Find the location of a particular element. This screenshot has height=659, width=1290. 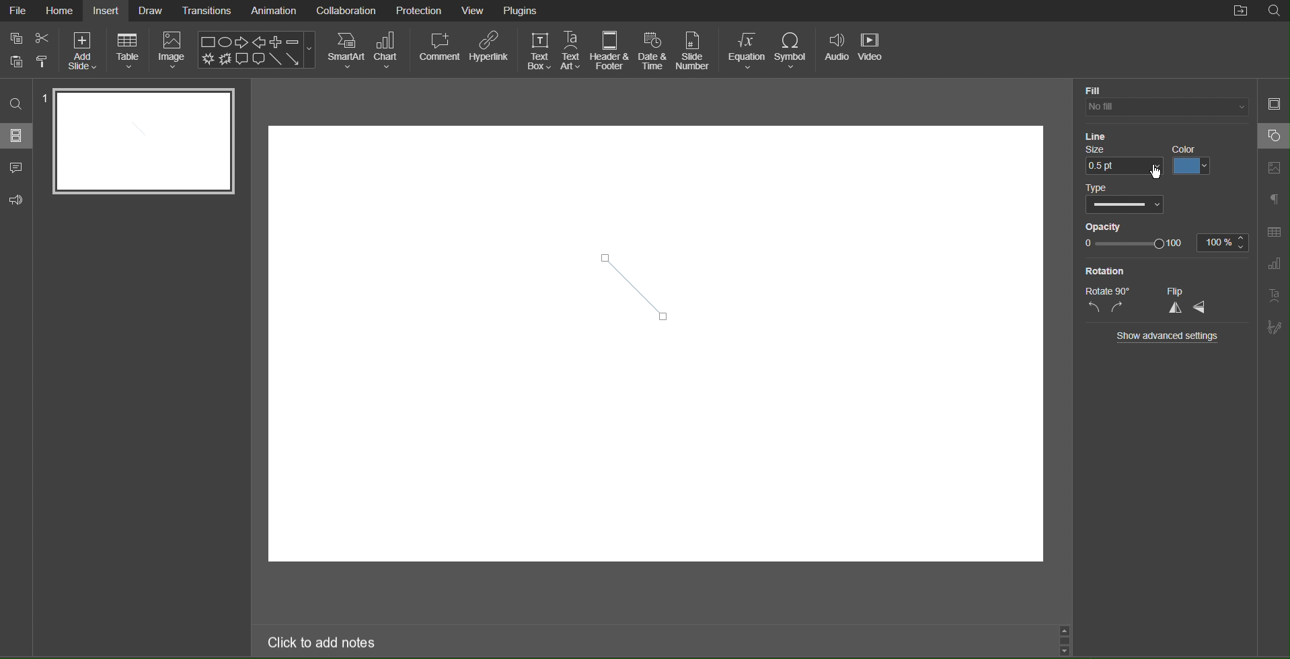

Type line is located at coordinates (1129, 205).